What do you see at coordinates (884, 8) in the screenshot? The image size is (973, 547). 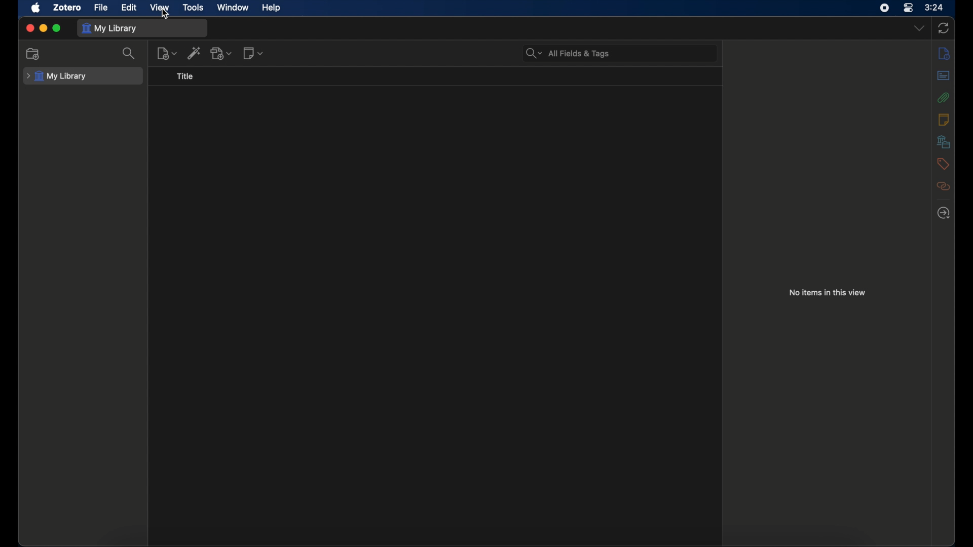 I see `screen recorder` at bounding box center [884, 8].